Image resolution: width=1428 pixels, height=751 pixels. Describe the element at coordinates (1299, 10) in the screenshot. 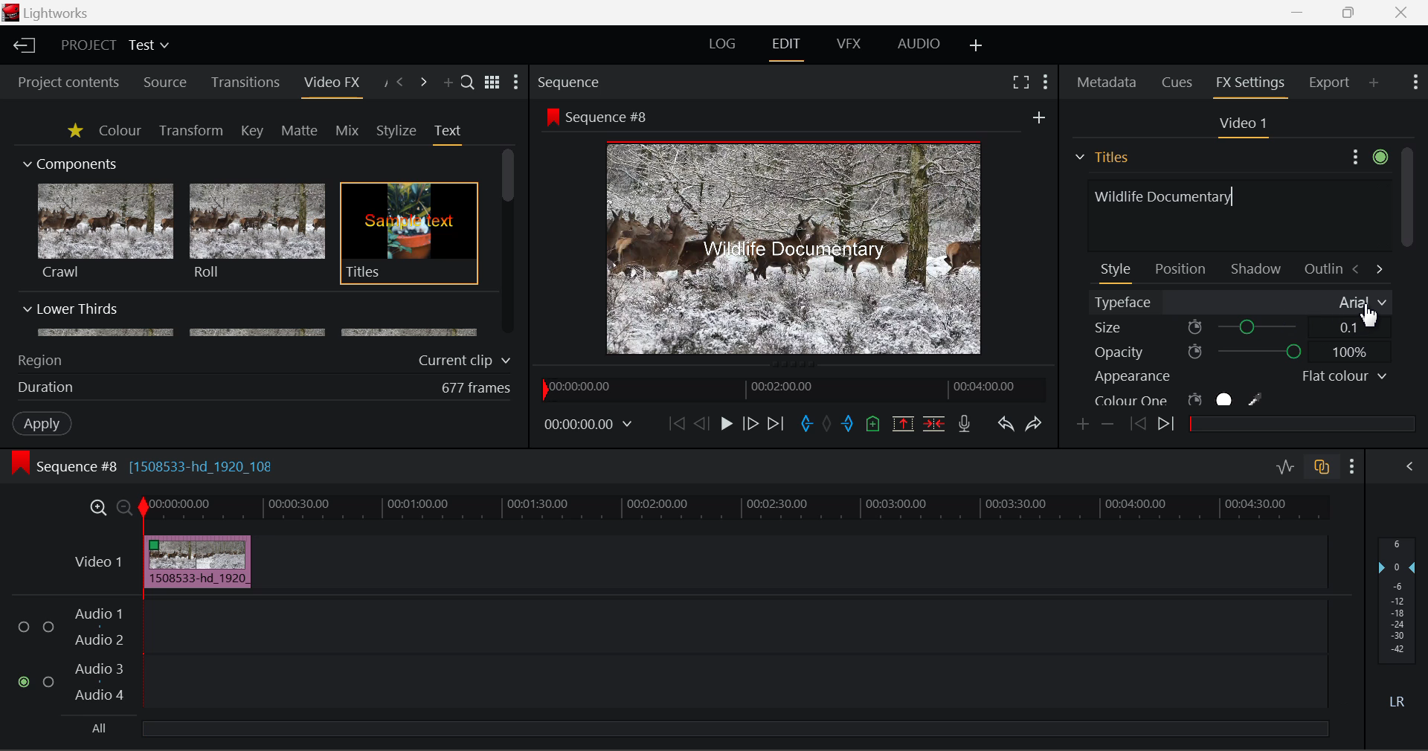

I see `Restore Down` at that location.